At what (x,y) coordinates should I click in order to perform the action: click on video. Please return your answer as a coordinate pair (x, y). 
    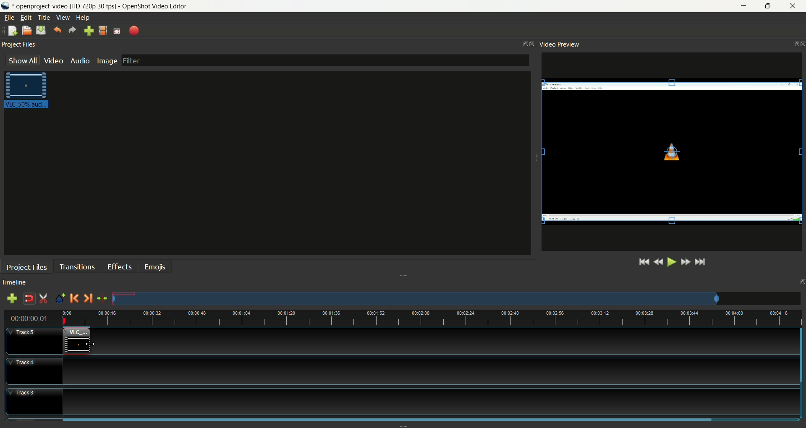
    Looking at the image, I should click on (54, 60).